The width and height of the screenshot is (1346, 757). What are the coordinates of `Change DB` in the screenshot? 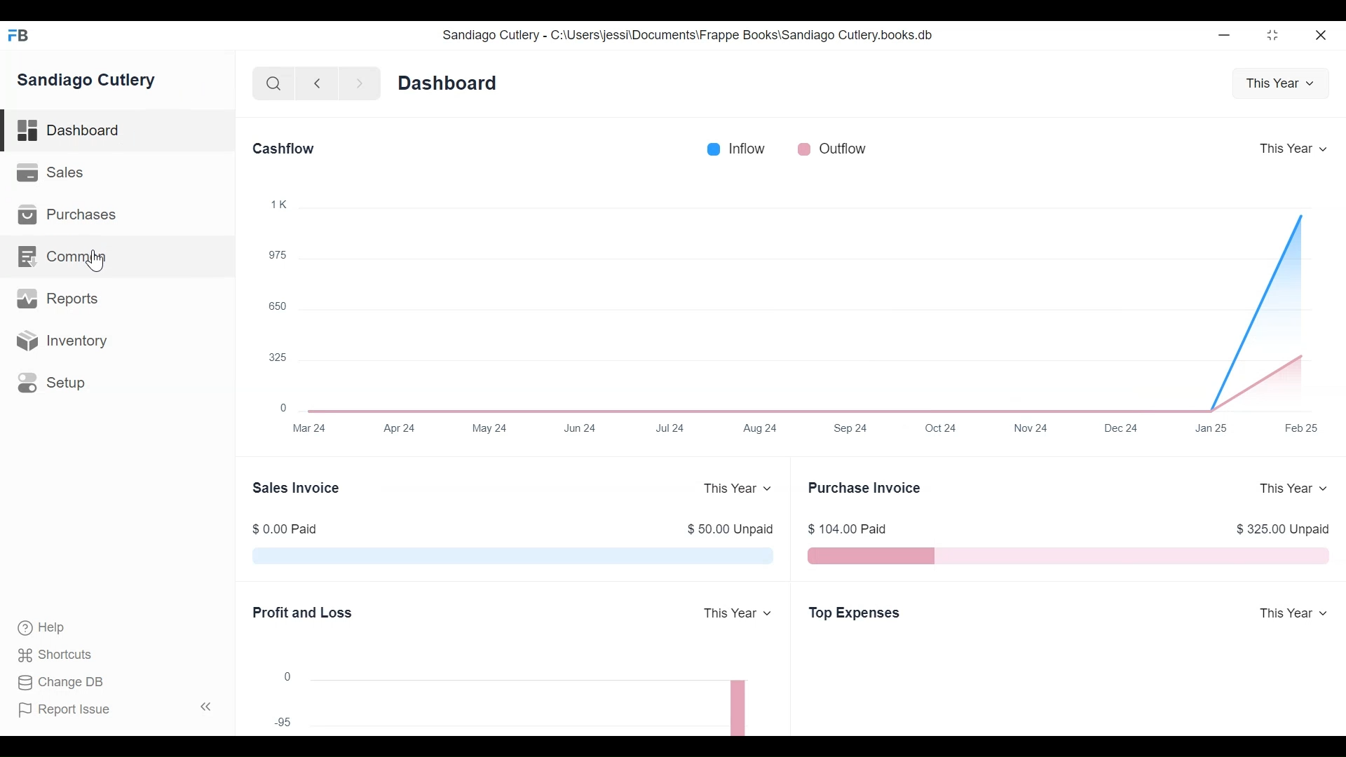 It's located at (60, 683).